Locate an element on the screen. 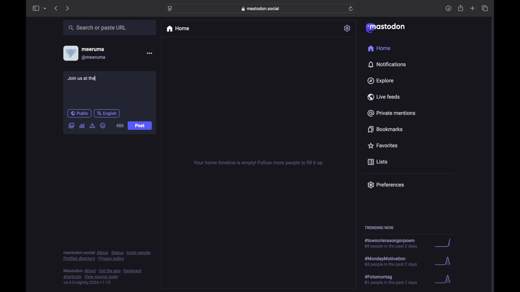  explore is located at coordinates (380, 81).